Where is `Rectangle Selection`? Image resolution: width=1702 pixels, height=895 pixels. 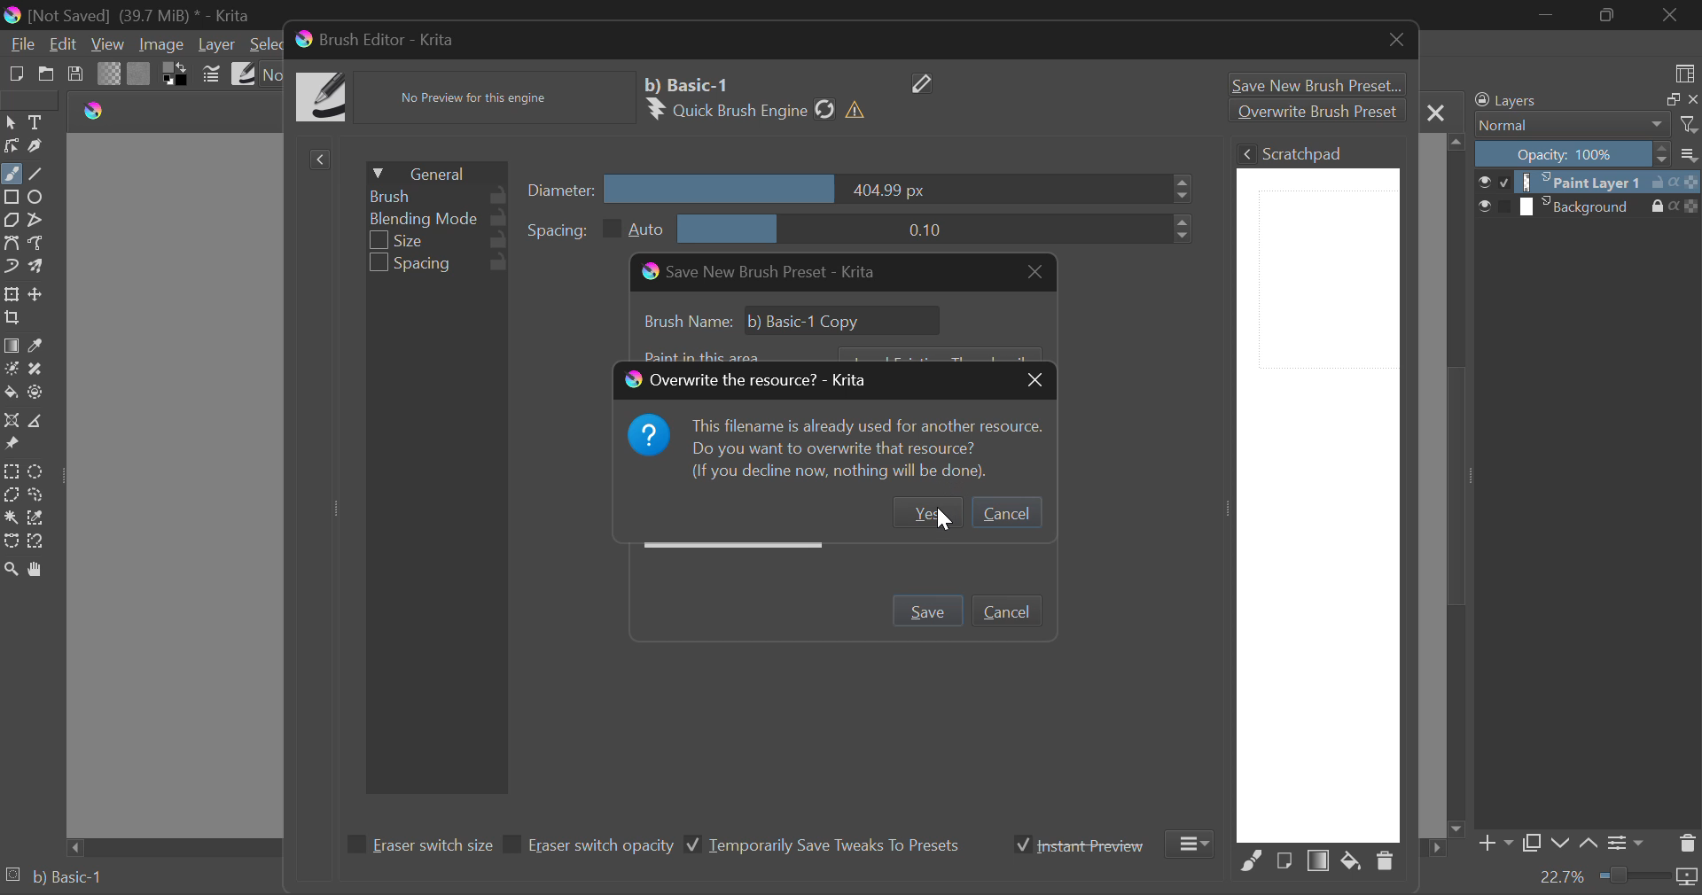 Rectangle Selection is located at coordinates (12, 471).